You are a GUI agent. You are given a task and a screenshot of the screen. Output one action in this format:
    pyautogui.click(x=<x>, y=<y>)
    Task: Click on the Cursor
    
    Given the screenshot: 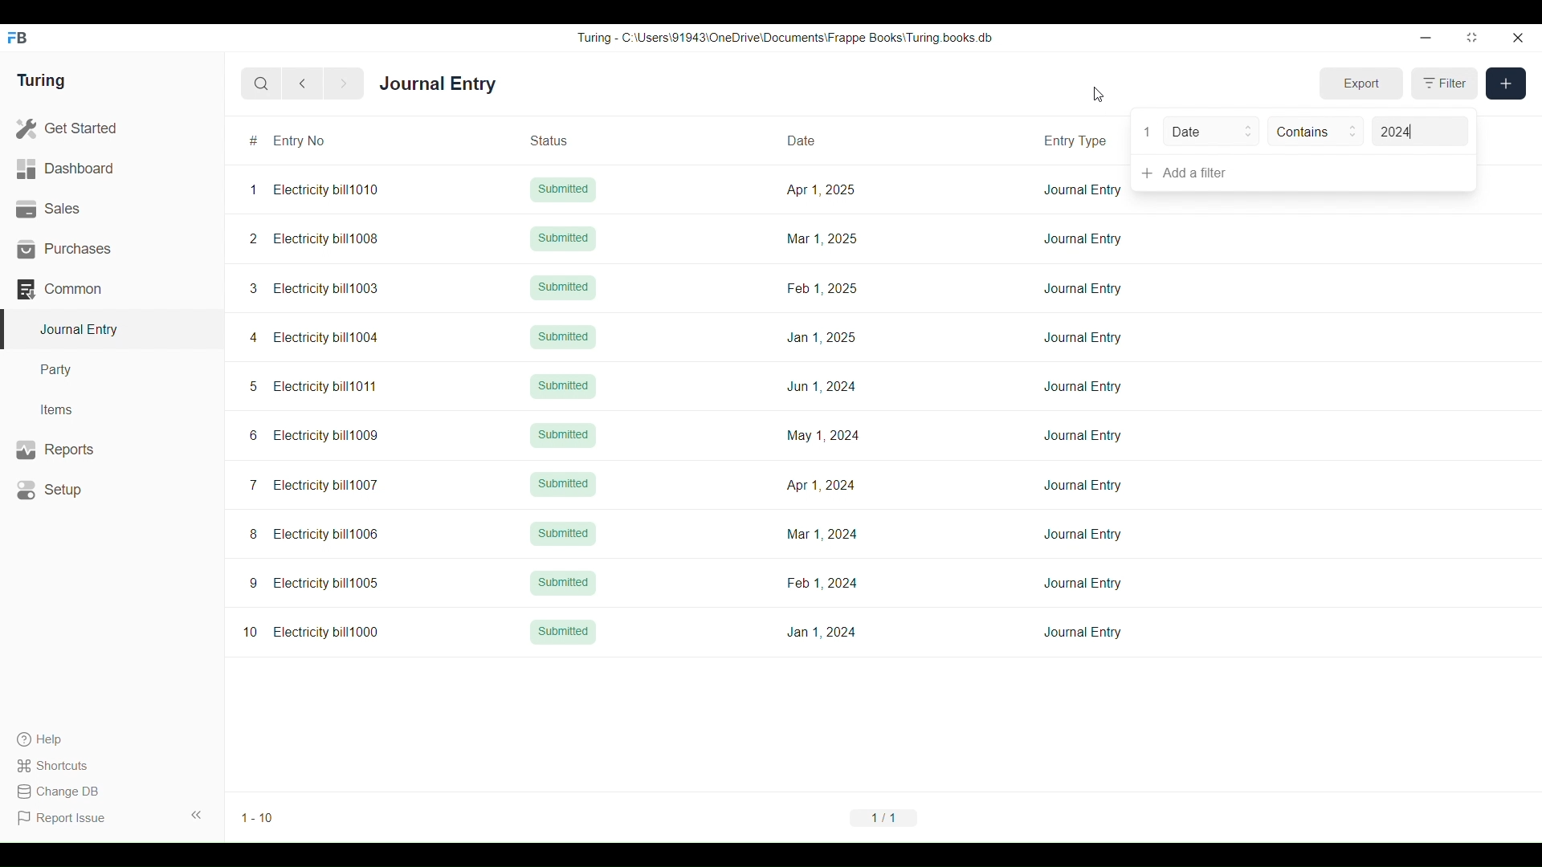 What is the action you would take?
    pyautogui.click(x=1099, y=95)
    